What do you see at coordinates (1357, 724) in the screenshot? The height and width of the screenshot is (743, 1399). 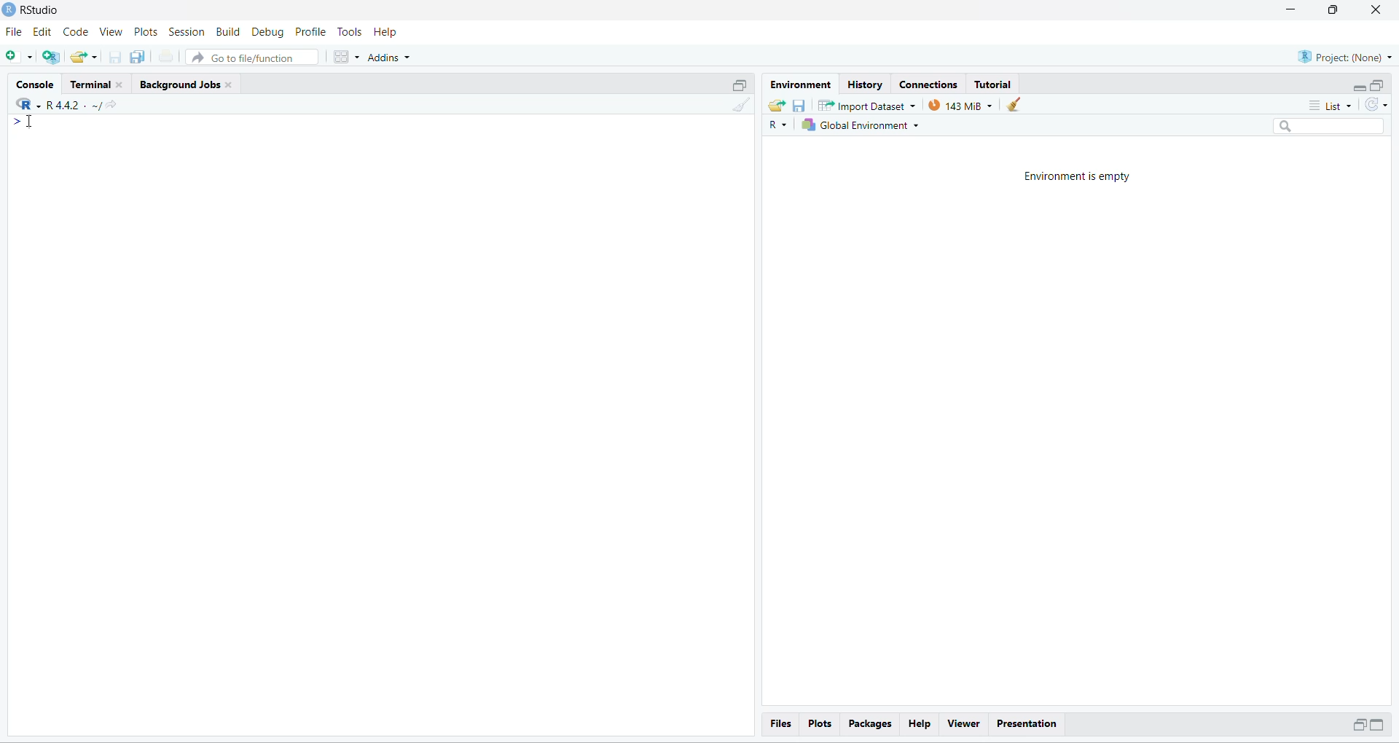 I see `open in separate window` at bounding box center [1357, 724].